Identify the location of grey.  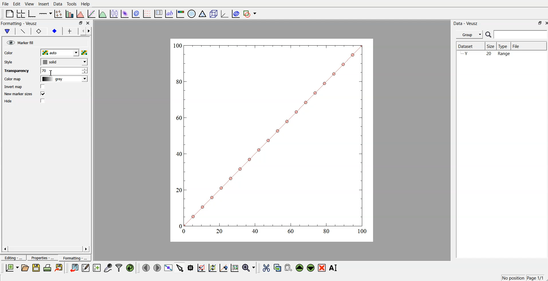
(63, 79).